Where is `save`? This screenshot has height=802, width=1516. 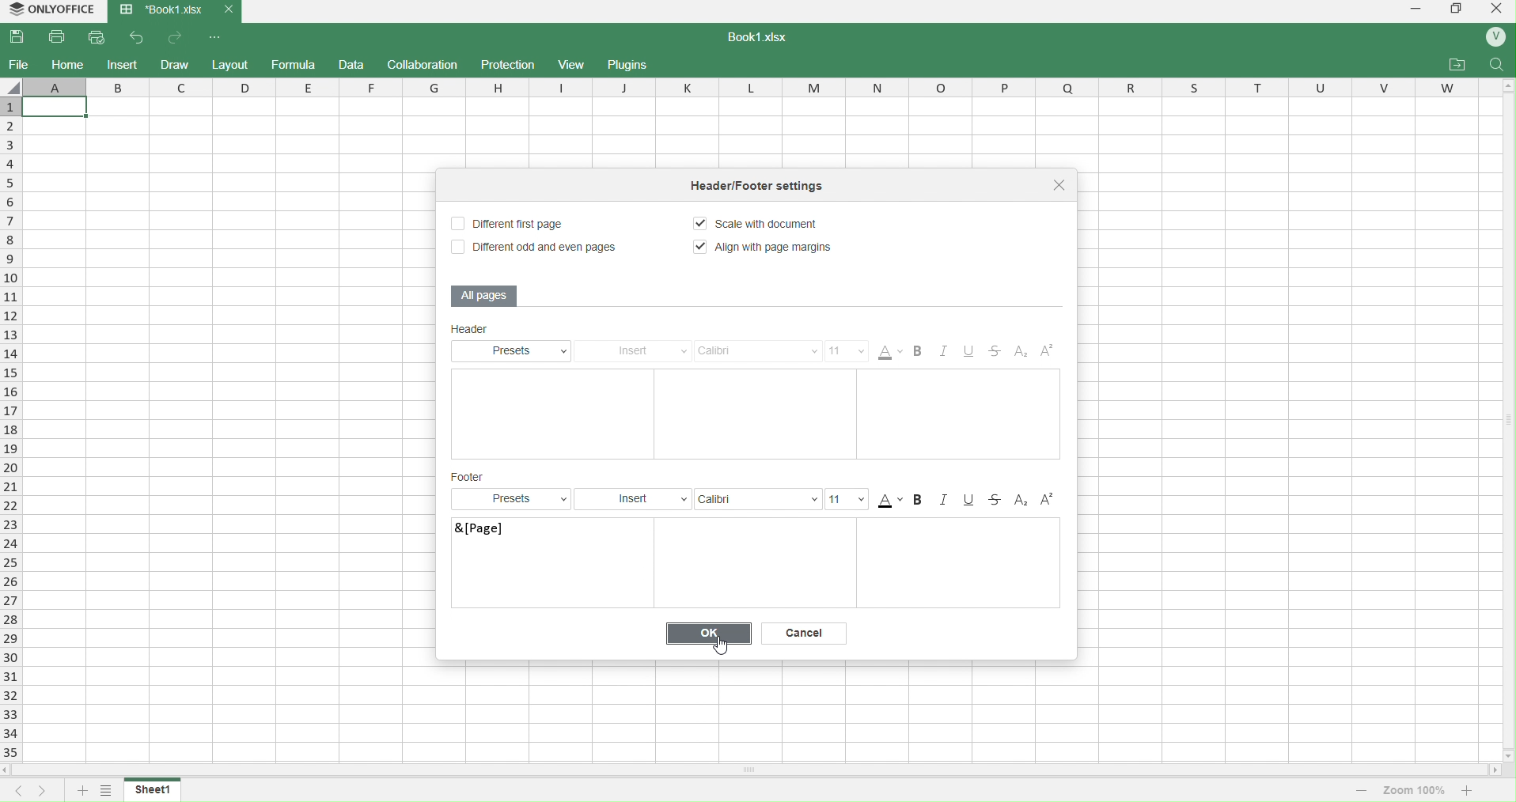 save is located at coordinates (21, 37).